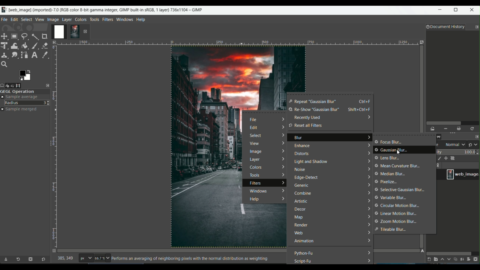  I want to click on paths, so click(440, 136).